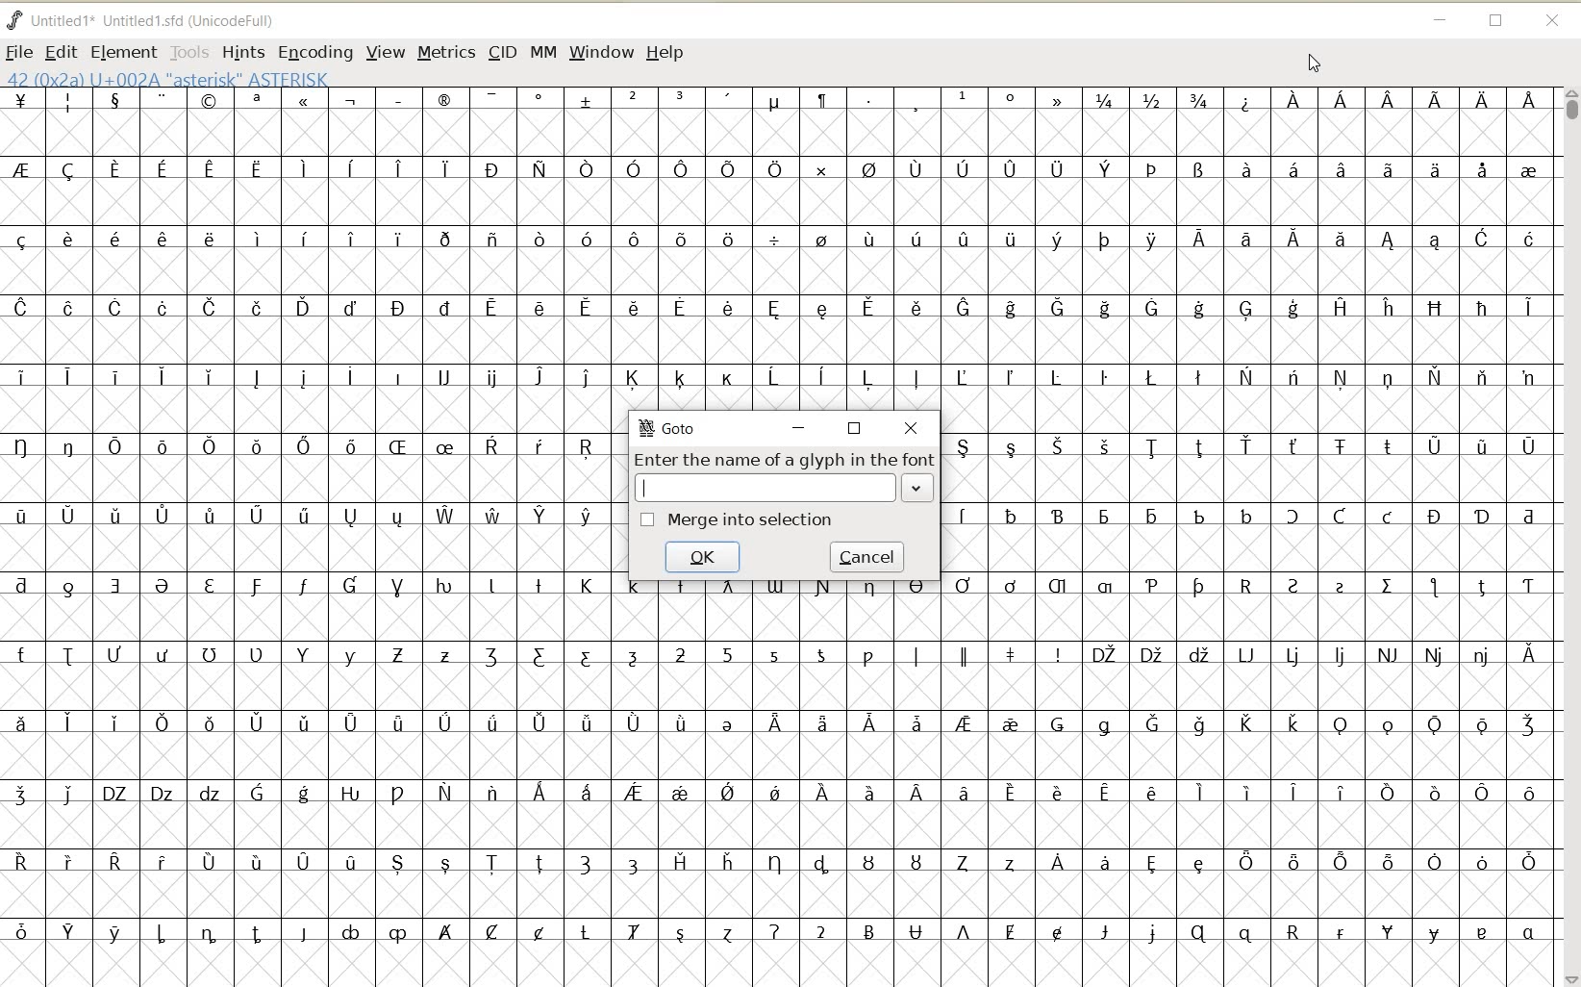 Image resolution: width=1581 pixels, height=987 pixels. I want to click on Enter the name of a glyph in the font, so click(785, 460).